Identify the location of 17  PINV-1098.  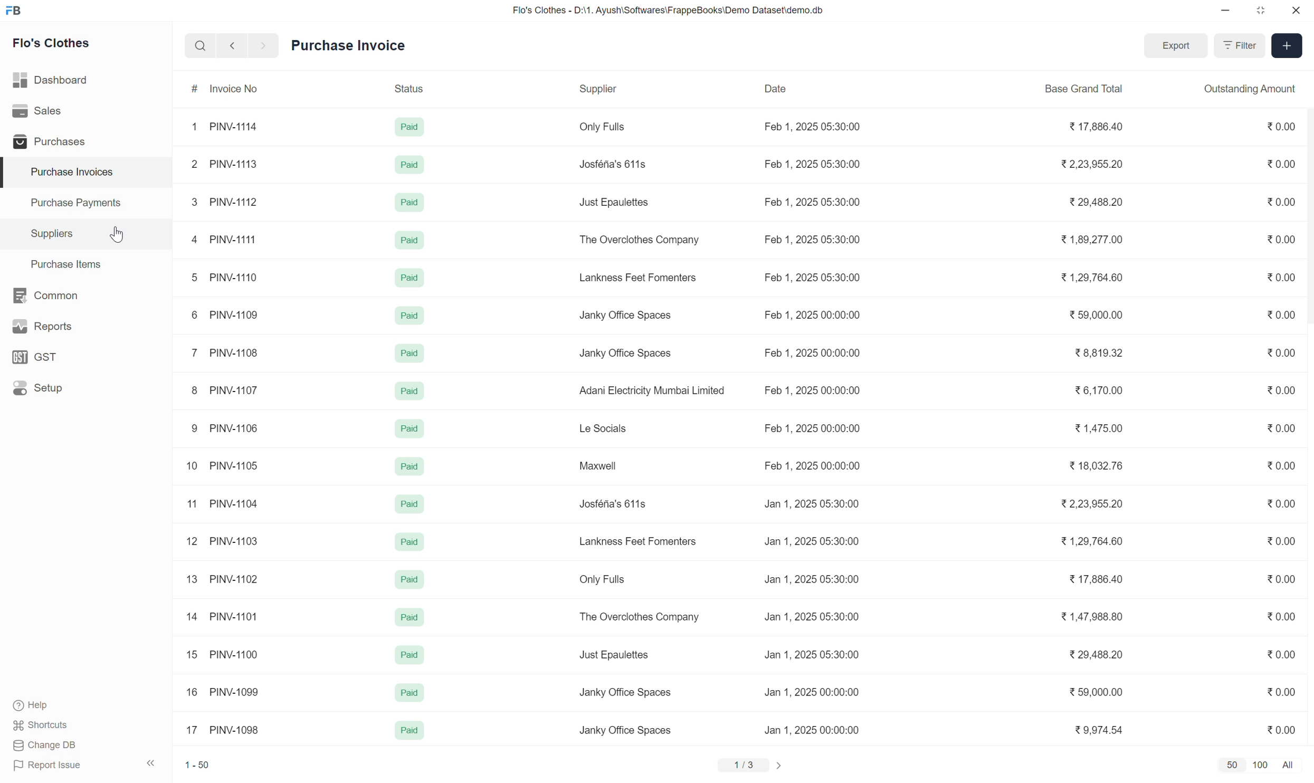
(222, 730).